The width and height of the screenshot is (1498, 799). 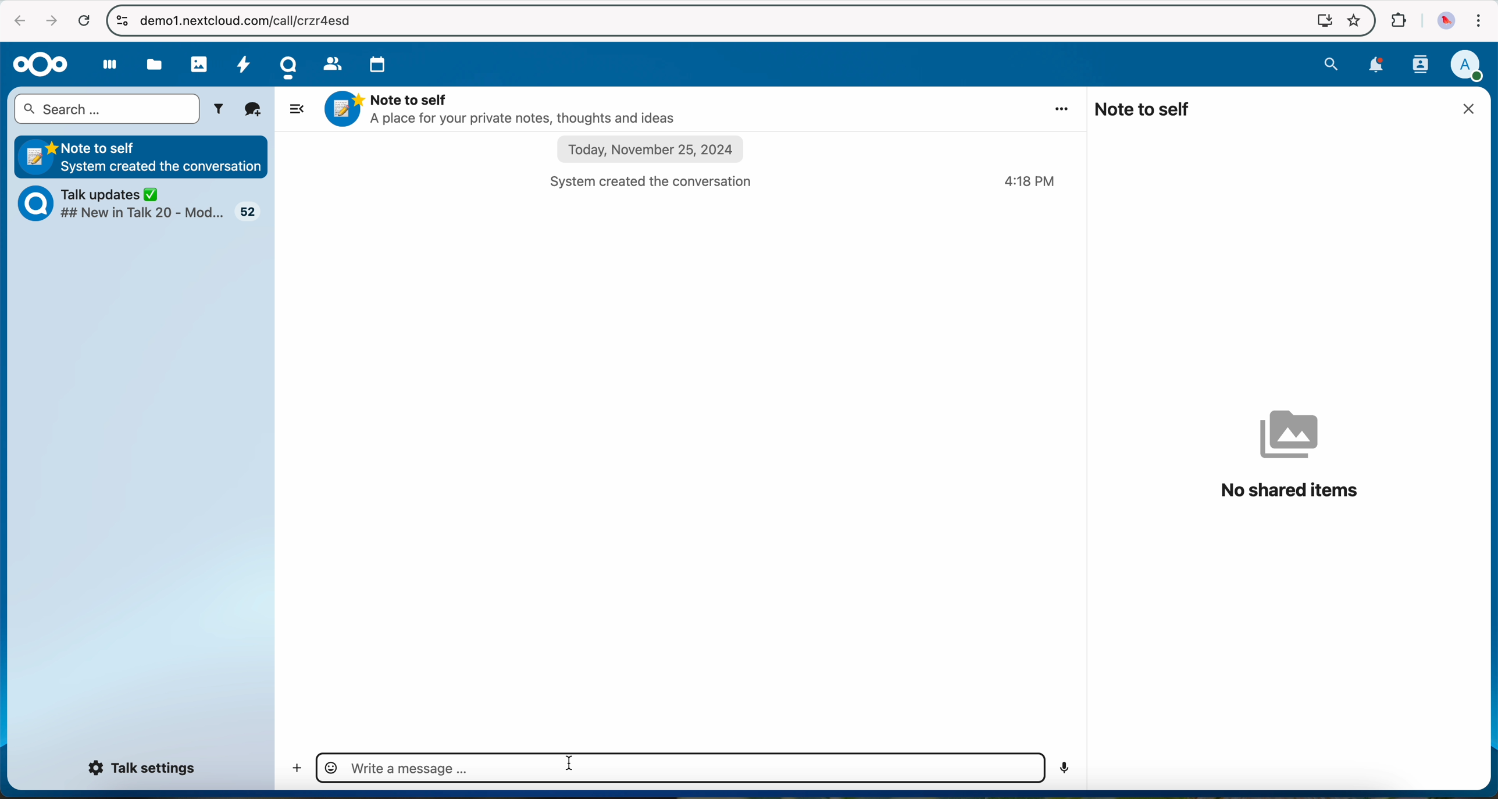 What do you see at coordinates (246, 68) in the screenshot?
I see `activity` at bounding box center [246, 68].